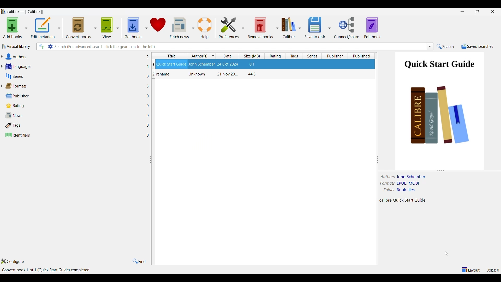  I want to click on Preference options, so click(243, 27).